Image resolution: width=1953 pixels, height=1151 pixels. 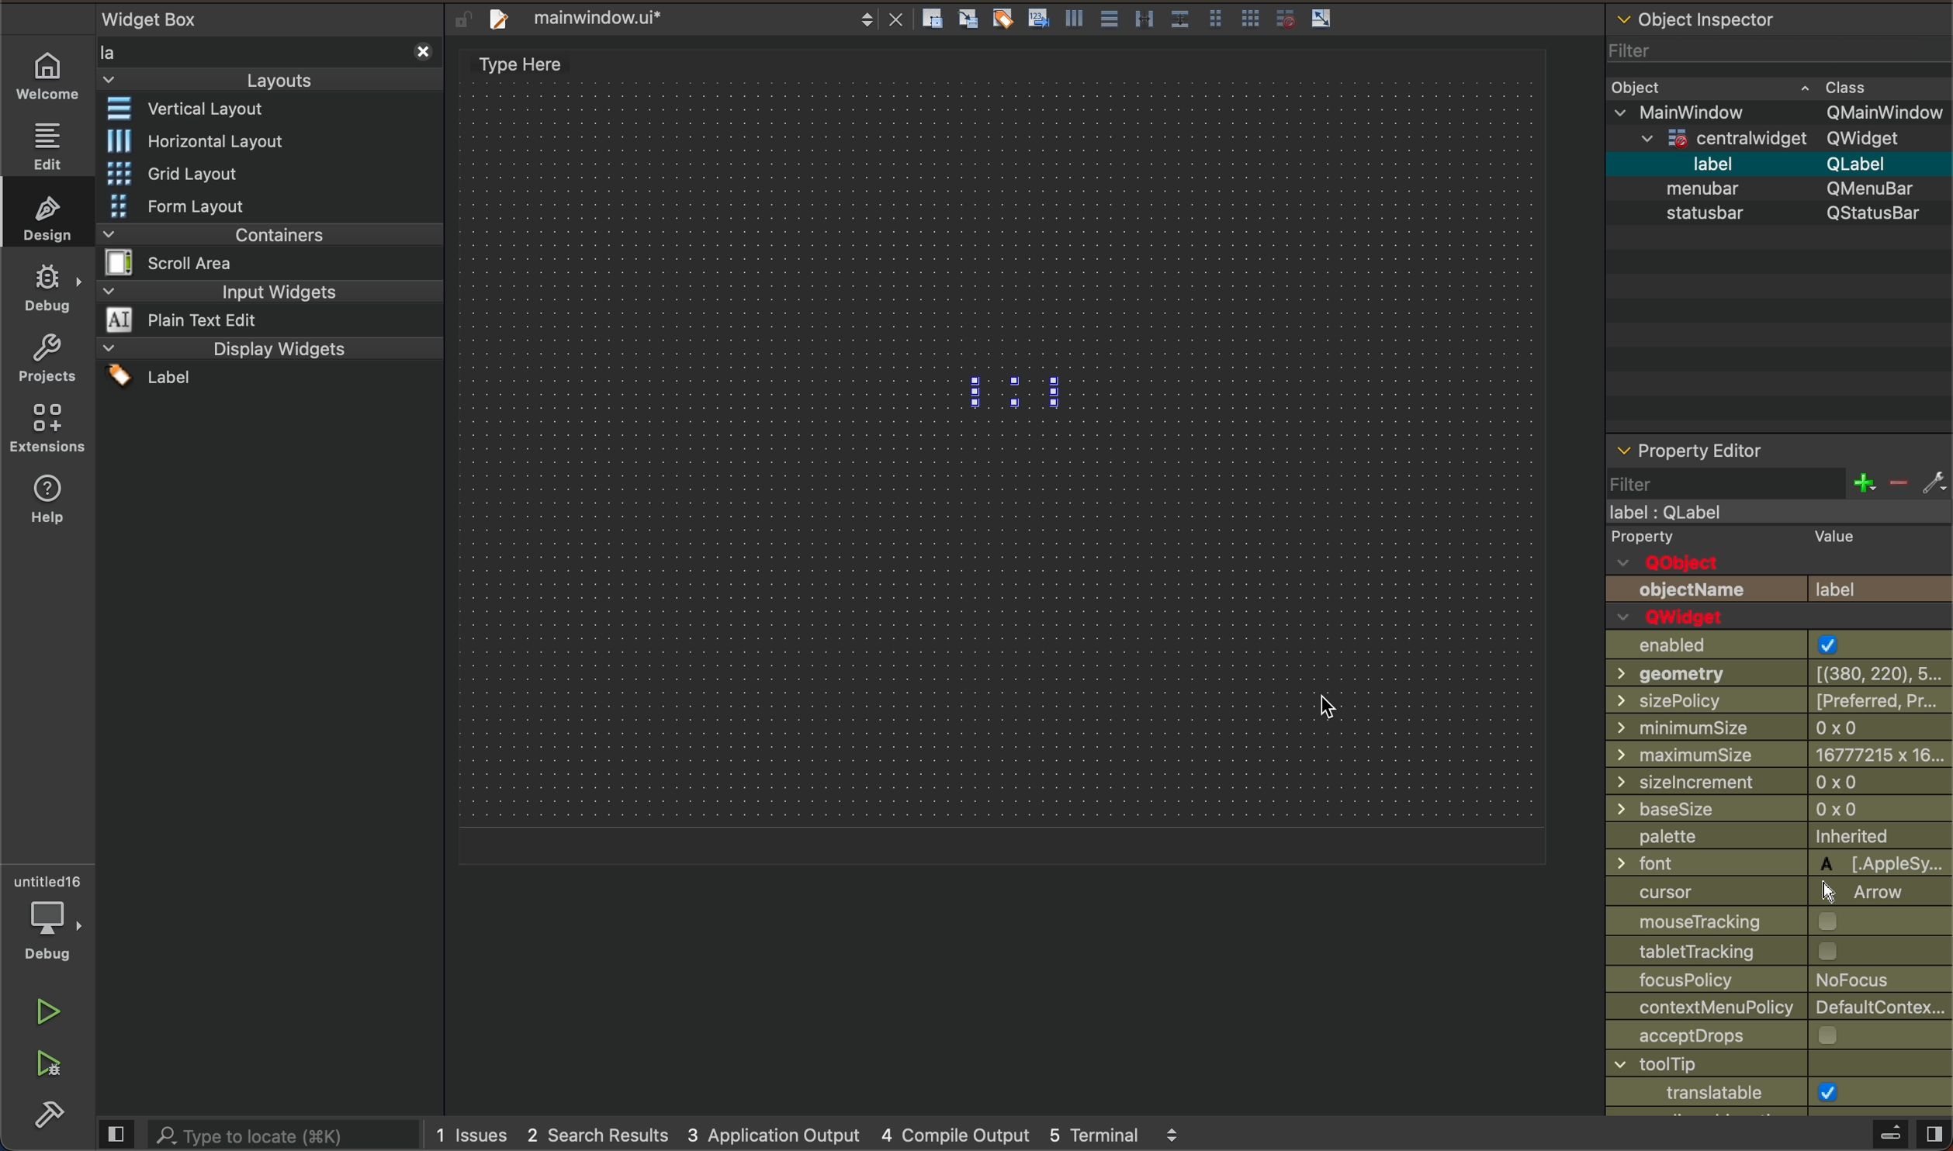 What do you see at coordinates (1781, 953) in the screenshot?
I see `tablet` at bounding box center [1781, 953].